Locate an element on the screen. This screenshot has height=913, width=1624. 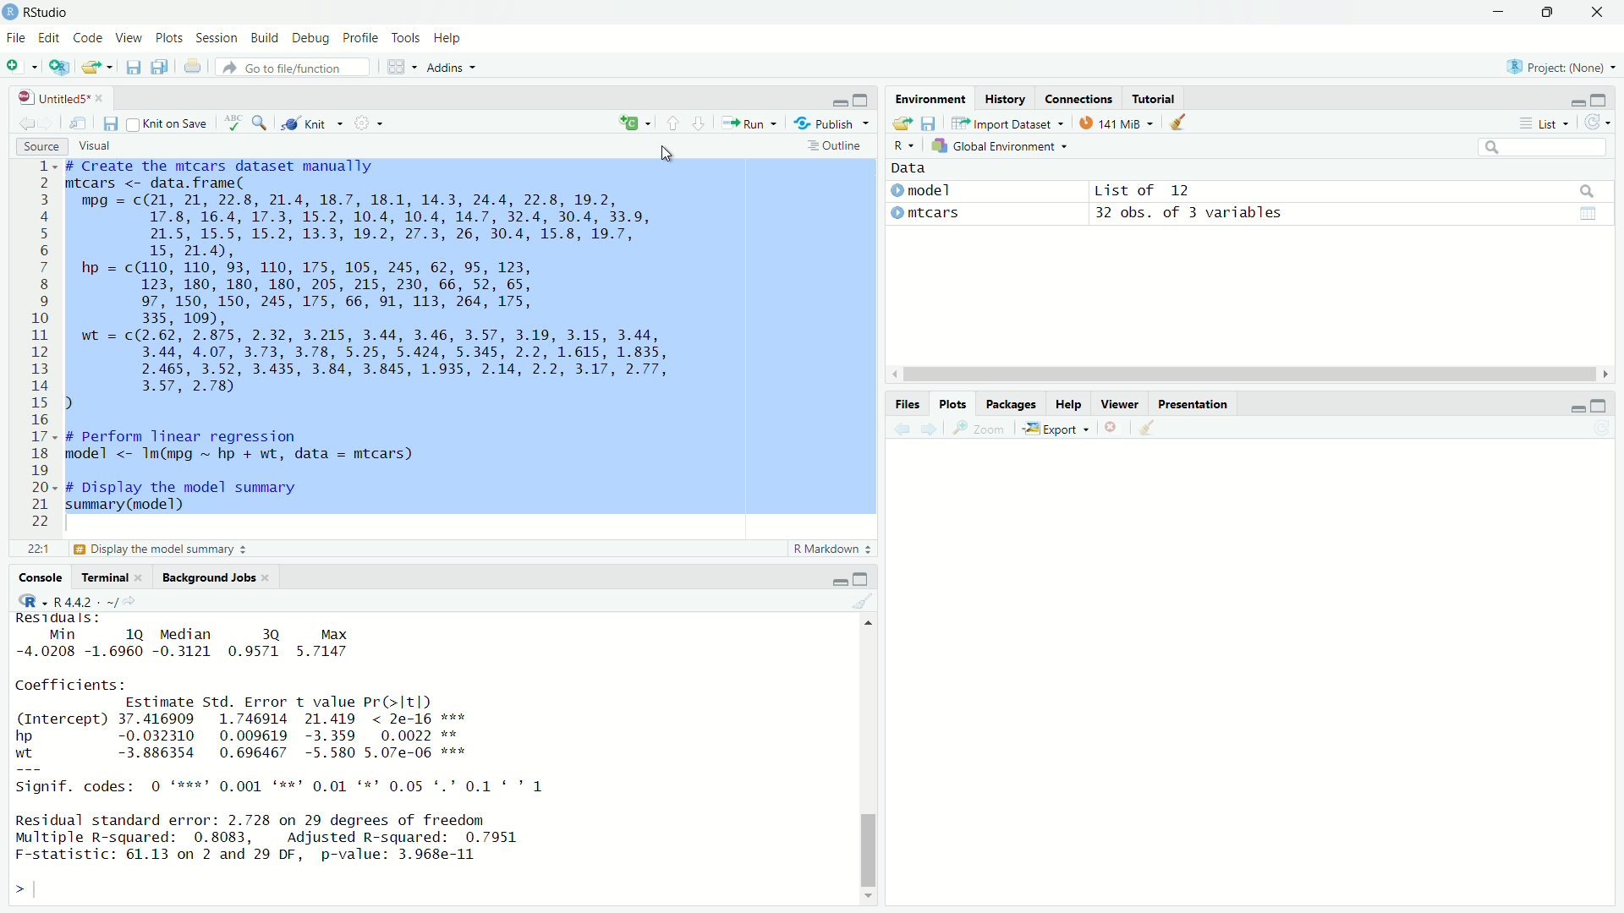
Plots is located at coordinates (953, 405).